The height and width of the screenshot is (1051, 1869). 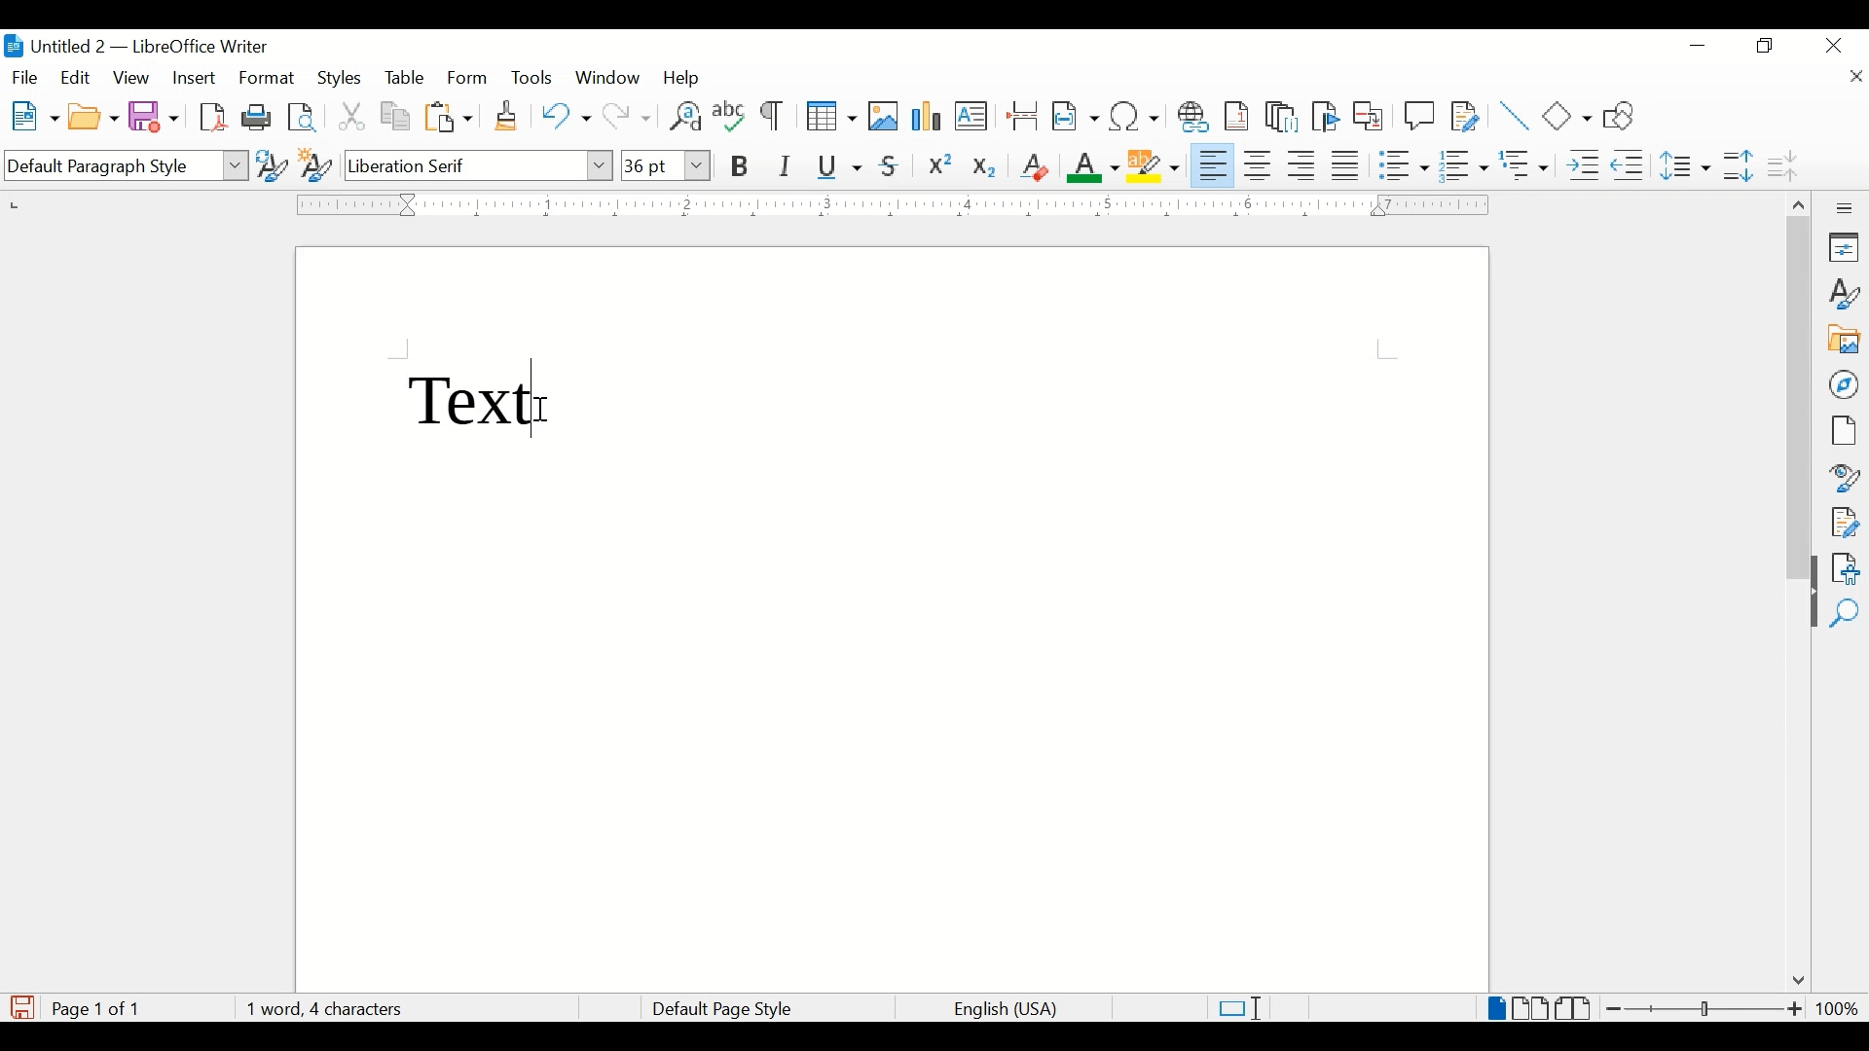 What do you see at coordinates (1846, 384) in the screenshot?
I see `navigator` at bounding box center [1846, 384].